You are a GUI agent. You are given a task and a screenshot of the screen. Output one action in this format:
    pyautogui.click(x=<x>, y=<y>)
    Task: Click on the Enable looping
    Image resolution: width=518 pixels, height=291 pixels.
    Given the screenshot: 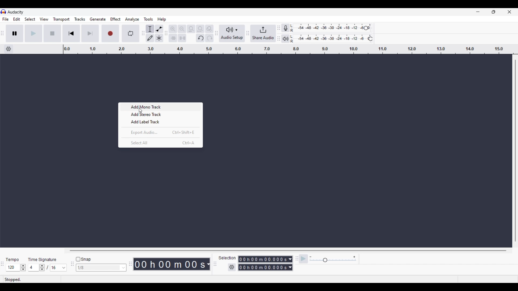 What is the action you would take?
    pyautogui.click(x=131, y=33)
    